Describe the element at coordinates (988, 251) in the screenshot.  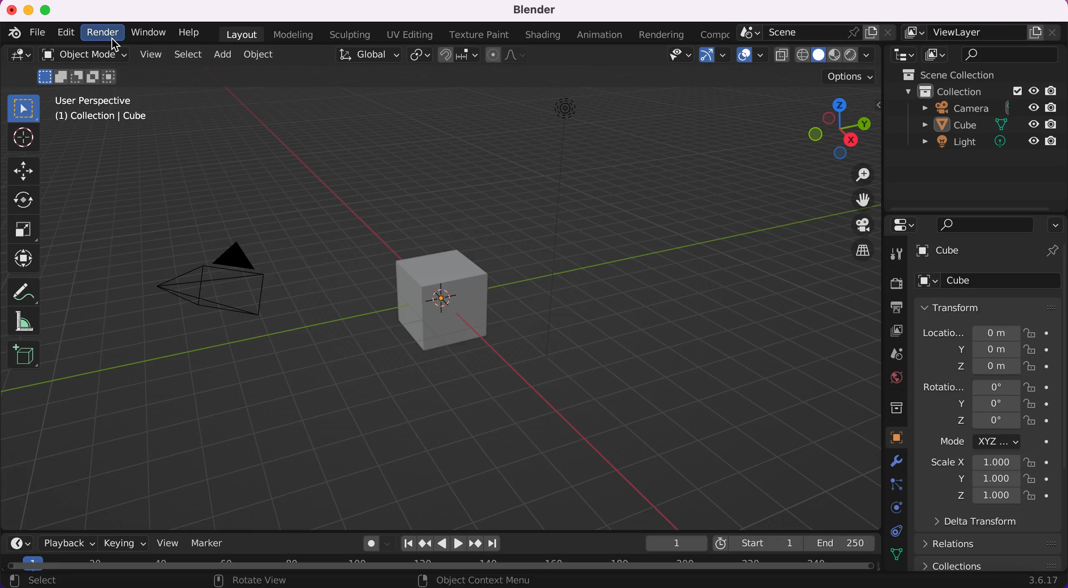
I see `cube` at that location.